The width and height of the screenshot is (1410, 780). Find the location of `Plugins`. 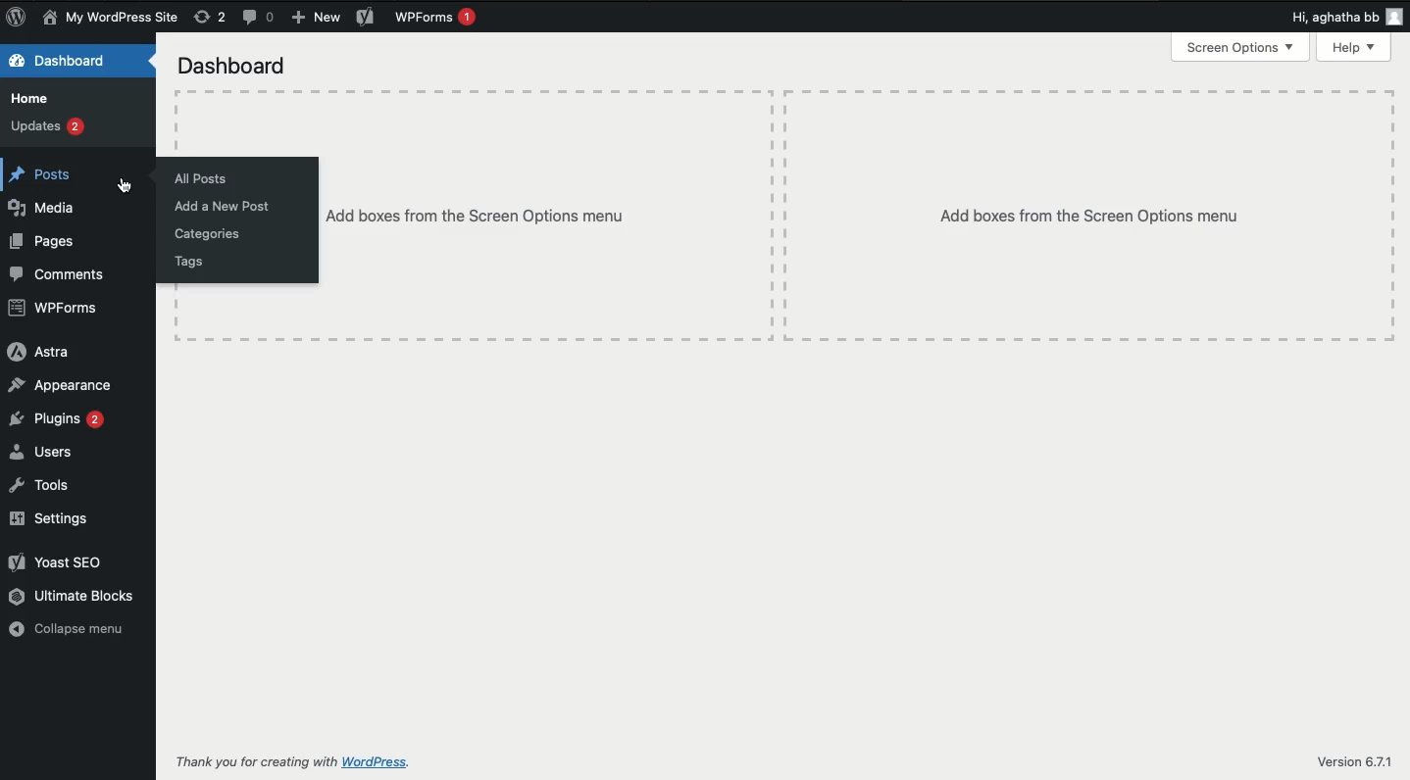

Plugins is located at coordinates (55, 419).